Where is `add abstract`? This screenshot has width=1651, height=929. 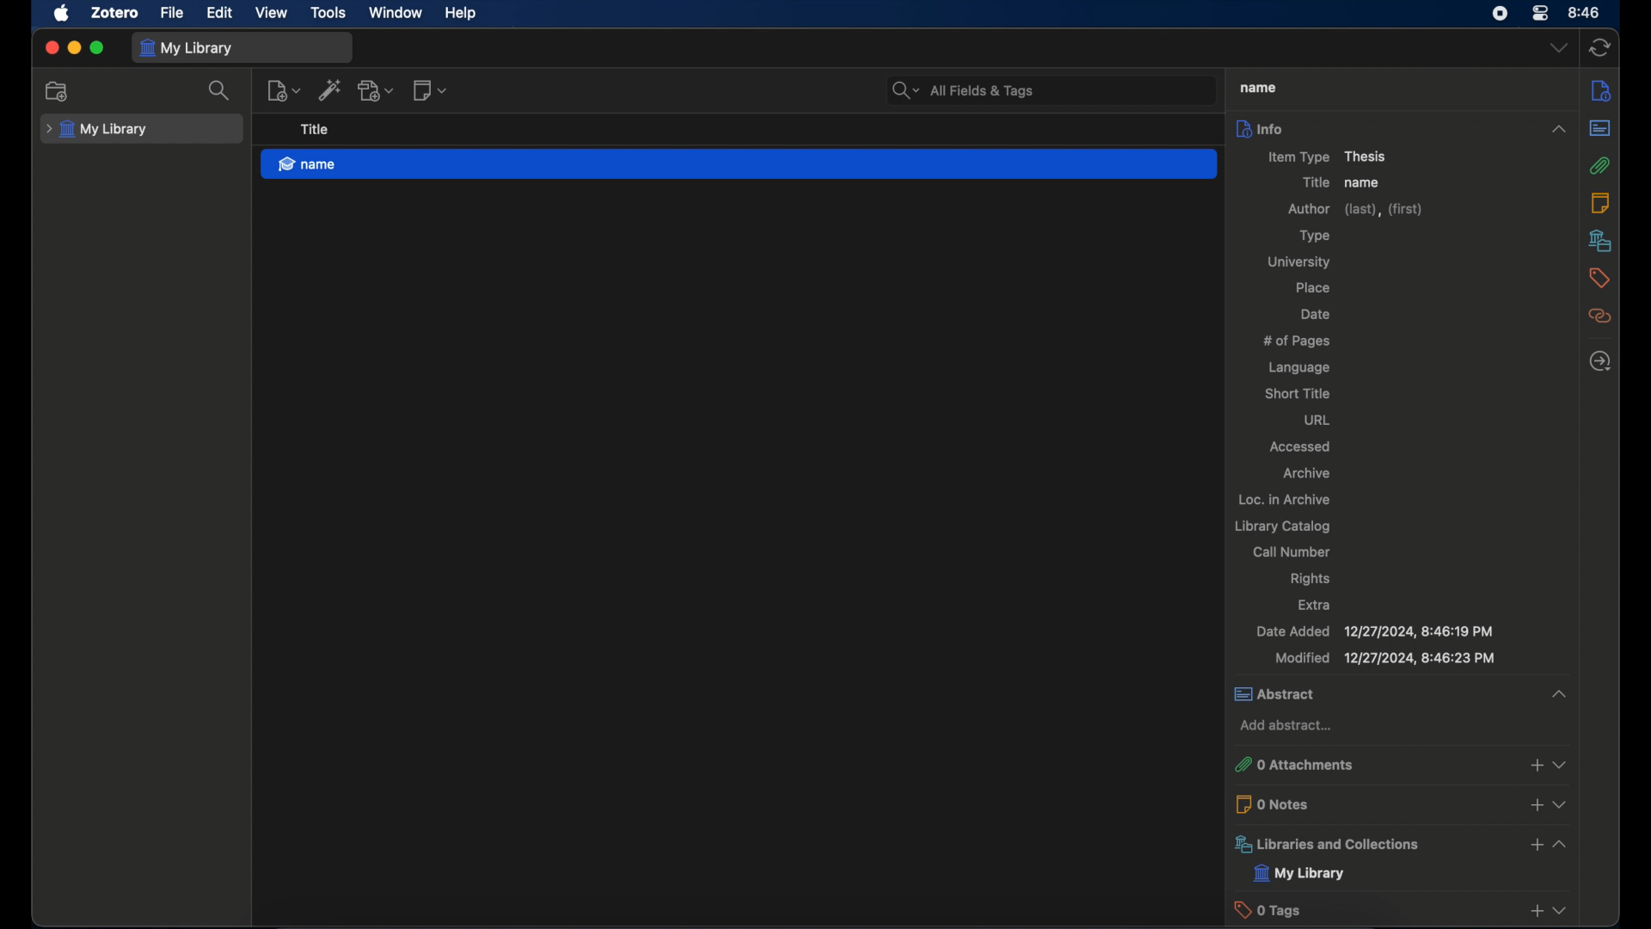 add abstract is located at coordinates (1285, 726).